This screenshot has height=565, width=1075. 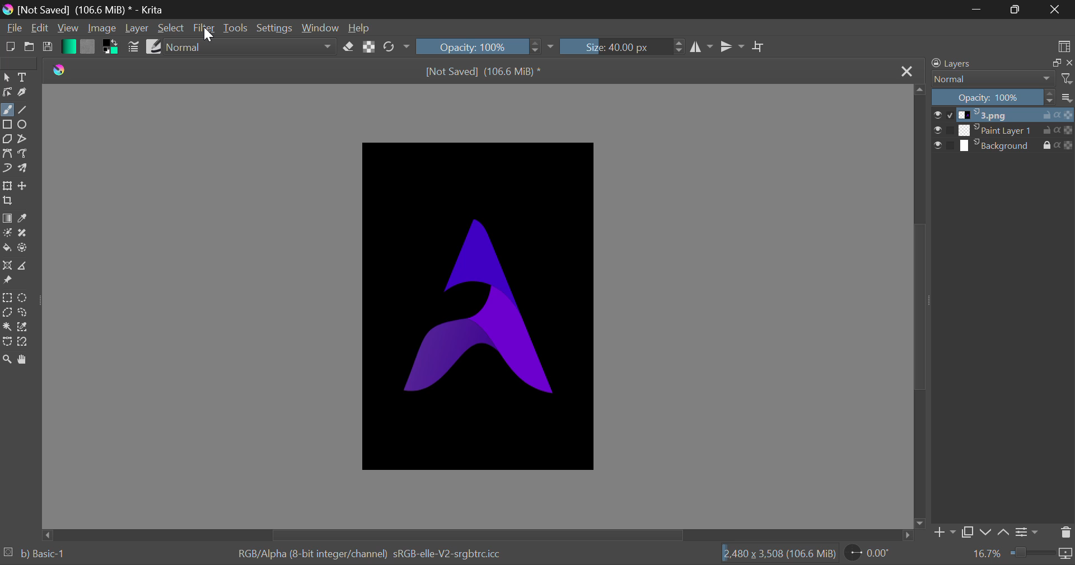 What do you see at coordinates (7, 248) in the screenshot?
I see `Fill` at bounding box center [7, 248].